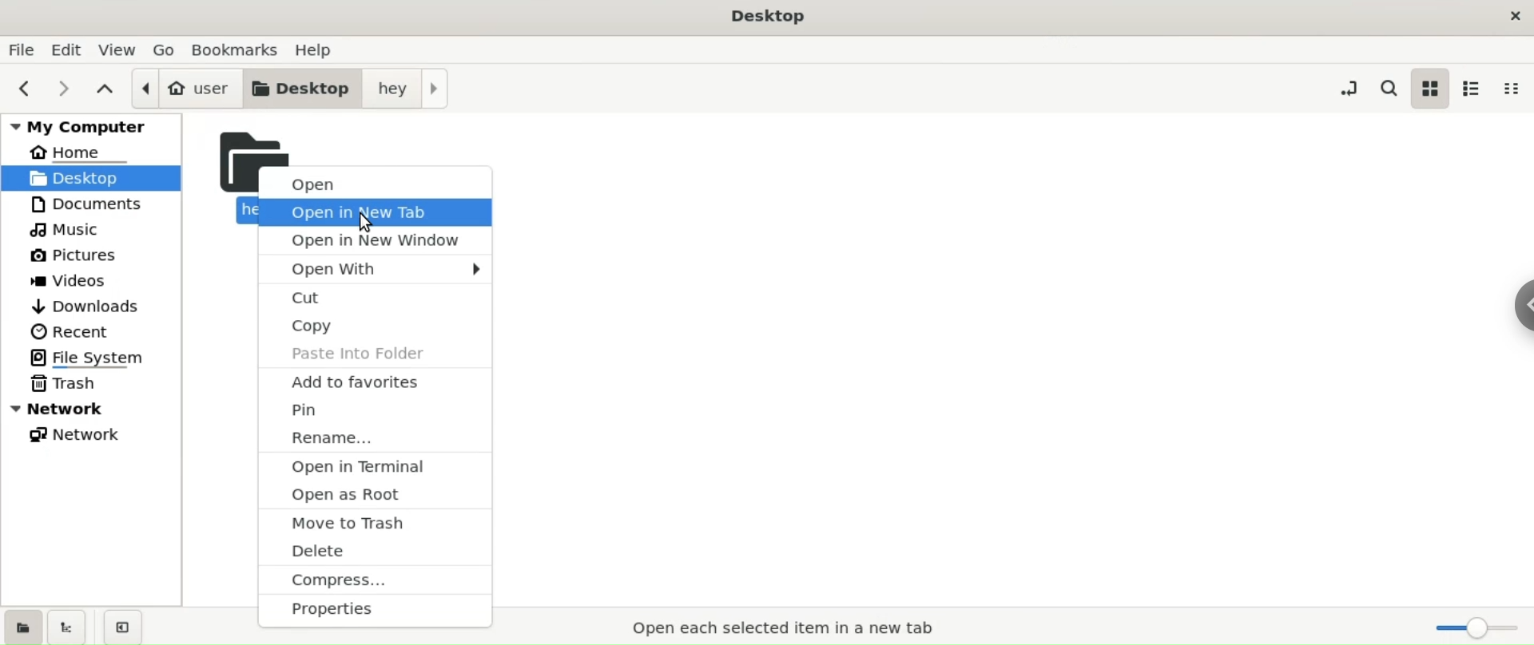  What do you see at coordinates (375, 270) in the screenshot?
I see `open with` at bounding box center [375, 270].